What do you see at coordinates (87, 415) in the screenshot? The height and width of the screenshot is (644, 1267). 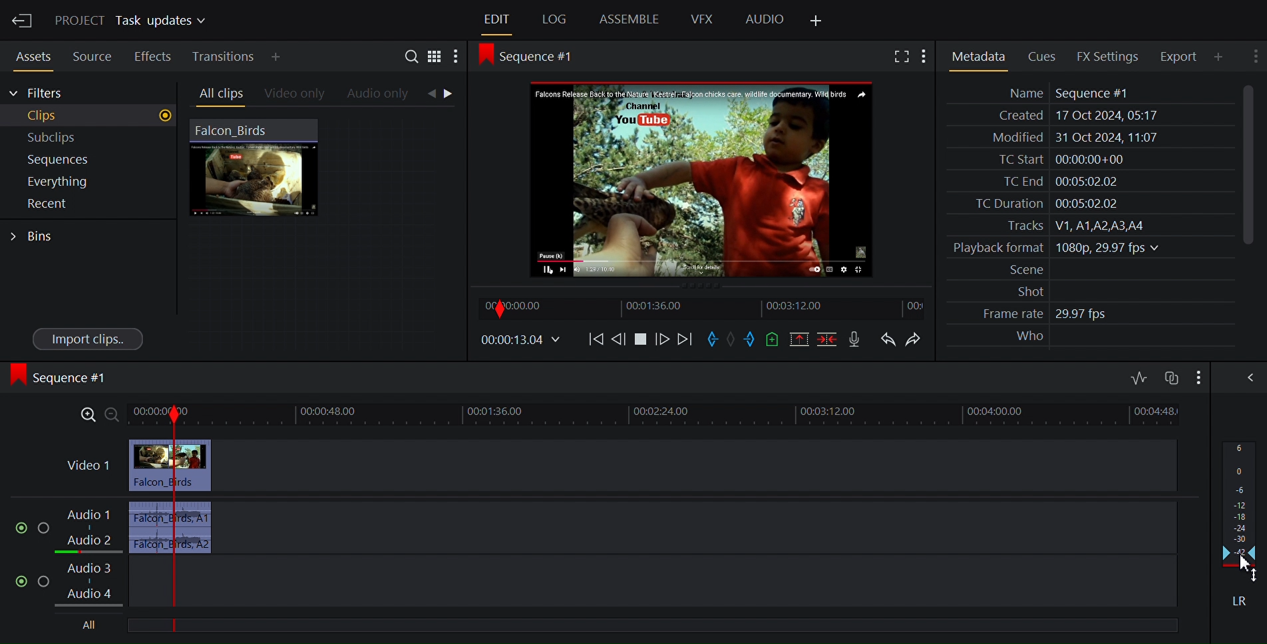 I see `Zoom in` at bounding box center [87, 415].